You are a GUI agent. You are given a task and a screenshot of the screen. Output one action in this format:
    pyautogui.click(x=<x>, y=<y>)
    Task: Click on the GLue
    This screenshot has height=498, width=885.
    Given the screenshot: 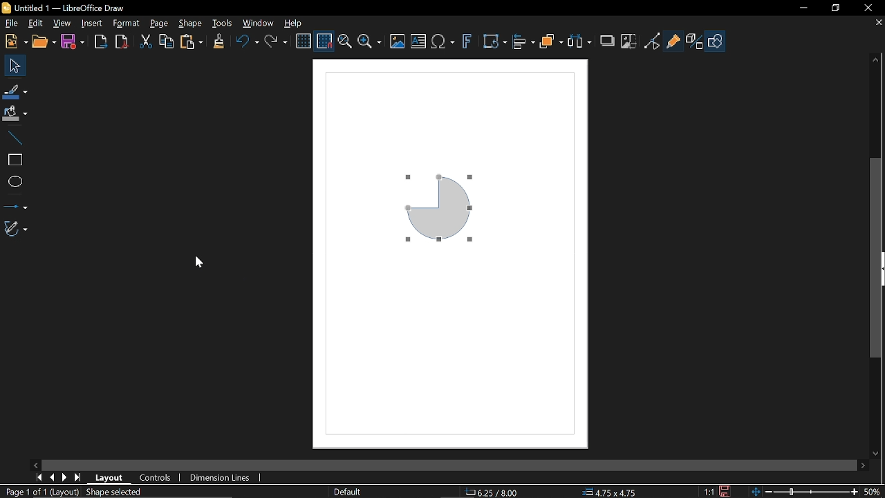 What is the action you would take?
    pyautogui.click(x=673, y=42)
    